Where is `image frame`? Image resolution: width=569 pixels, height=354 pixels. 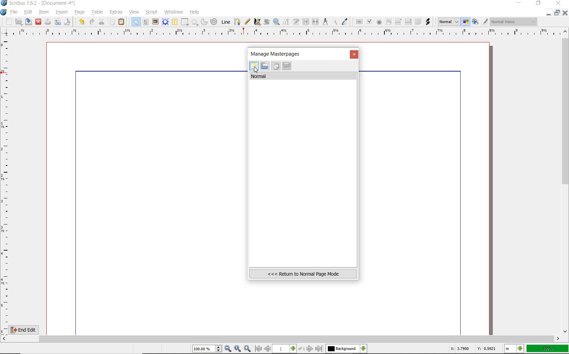 image frame is located at coordinates (155, 22).